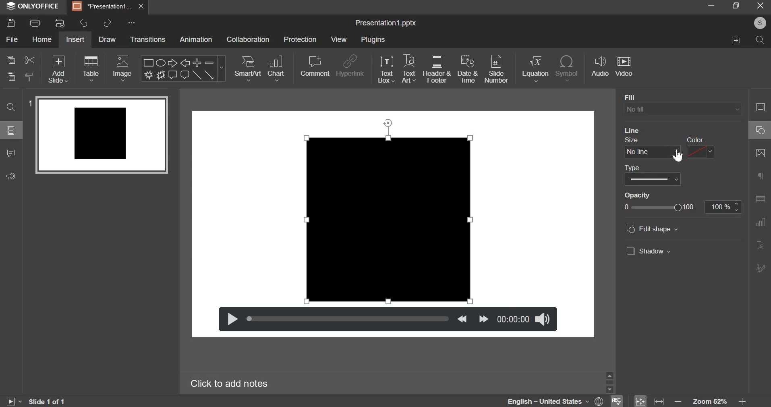  What do you see at coordinates (386, 69) in the screenshot?
I see `text box` at bounding box center [386, 69].